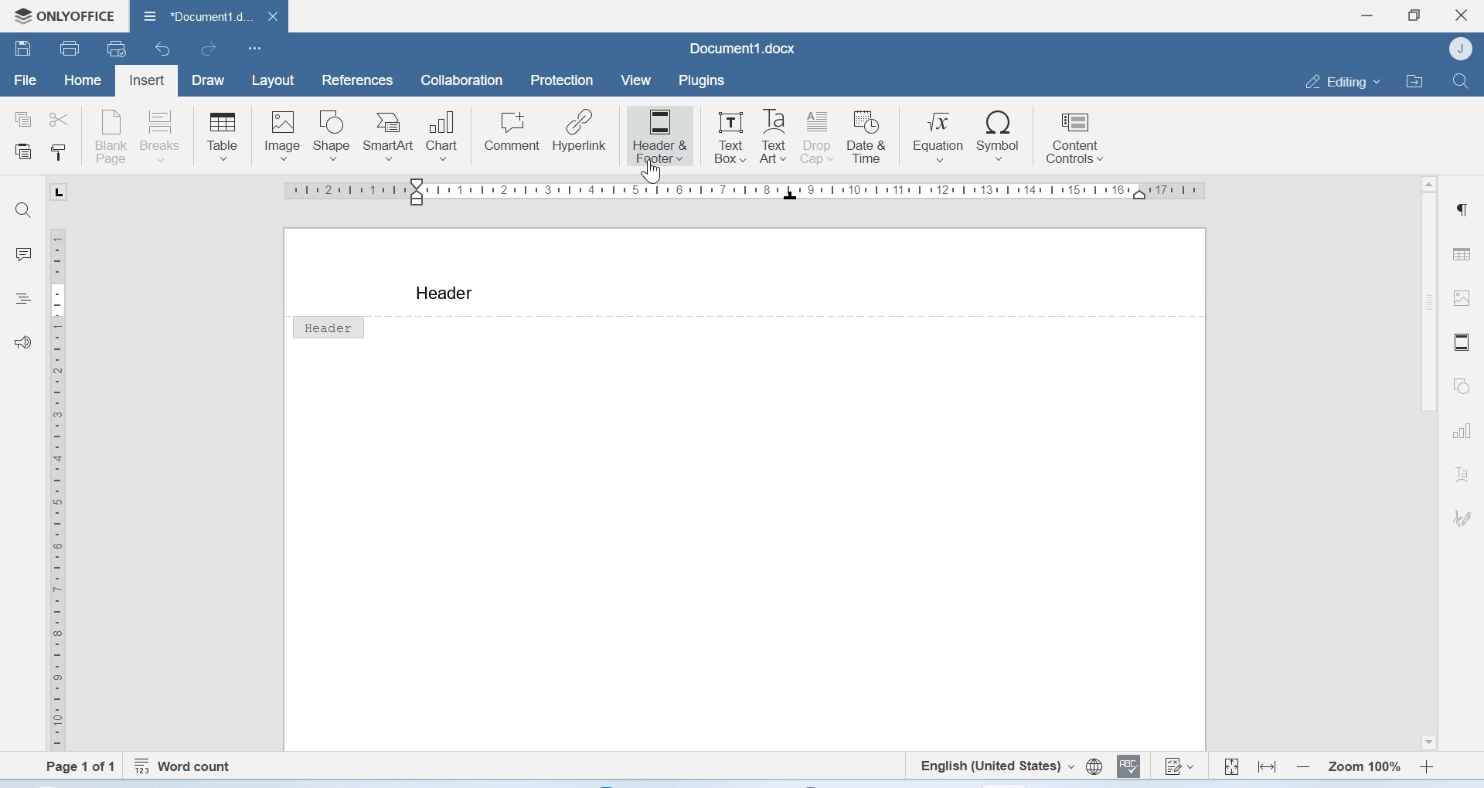 The image size is (1484, 788). Describe the element at coordinates (1428, 184) in the screenshot. I see `Scroll up` at that location.